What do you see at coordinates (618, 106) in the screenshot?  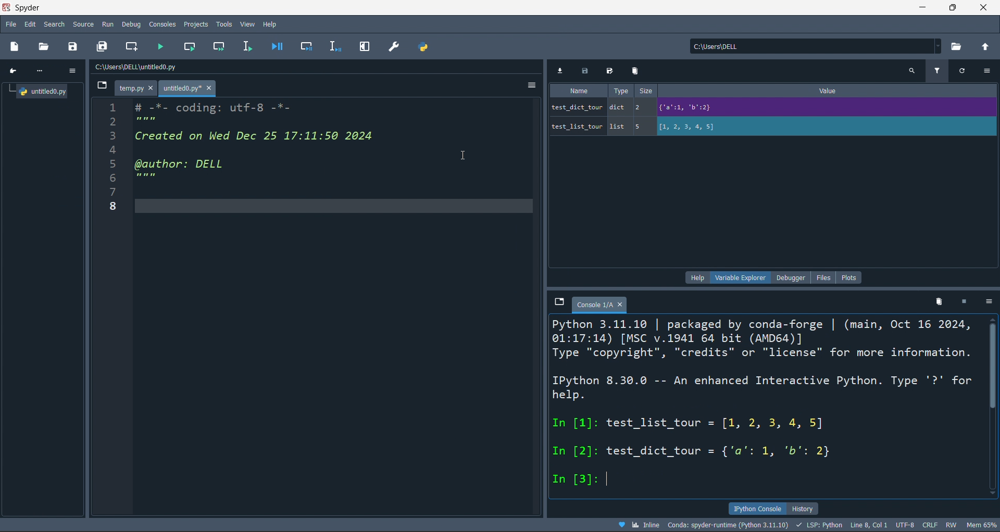 I see `dict` at bounding box center [618, 106].